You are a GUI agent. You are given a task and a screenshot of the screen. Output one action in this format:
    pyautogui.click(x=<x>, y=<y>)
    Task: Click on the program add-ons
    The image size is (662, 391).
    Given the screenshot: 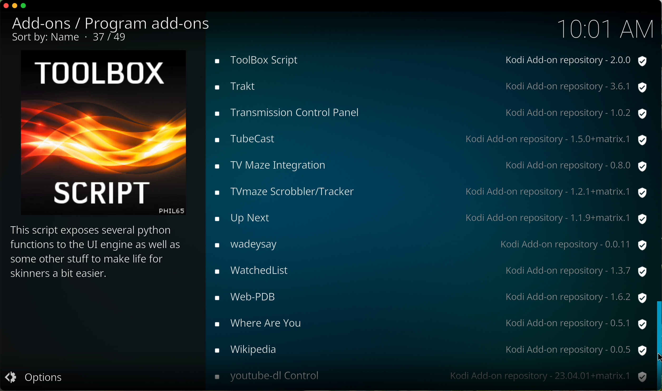 What is the action you would take?
    pyautogui.click(x=148, y=21)
    